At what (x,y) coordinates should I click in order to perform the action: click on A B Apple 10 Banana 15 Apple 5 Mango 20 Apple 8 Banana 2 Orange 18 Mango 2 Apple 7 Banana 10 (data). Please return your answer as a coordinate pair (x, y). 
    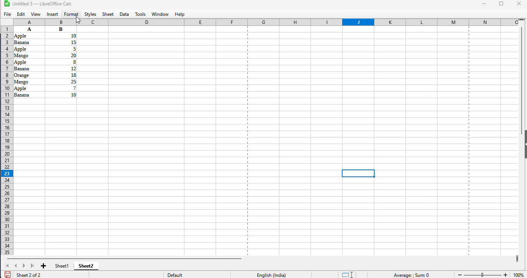
    Looking at the image, I should click on (29, 29).